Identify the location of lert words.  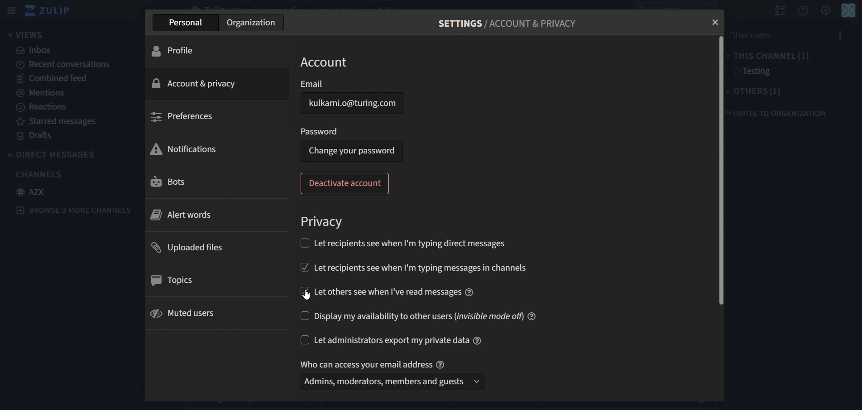
(182, 216).